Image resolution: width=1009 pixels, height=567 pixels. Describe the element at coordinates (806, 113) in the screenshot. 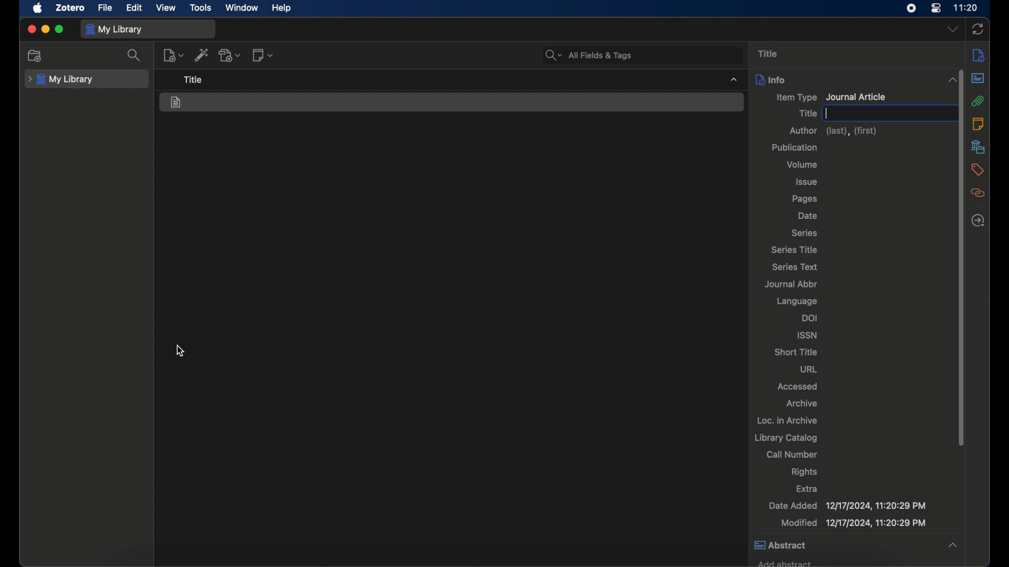

I see `title` at that location.